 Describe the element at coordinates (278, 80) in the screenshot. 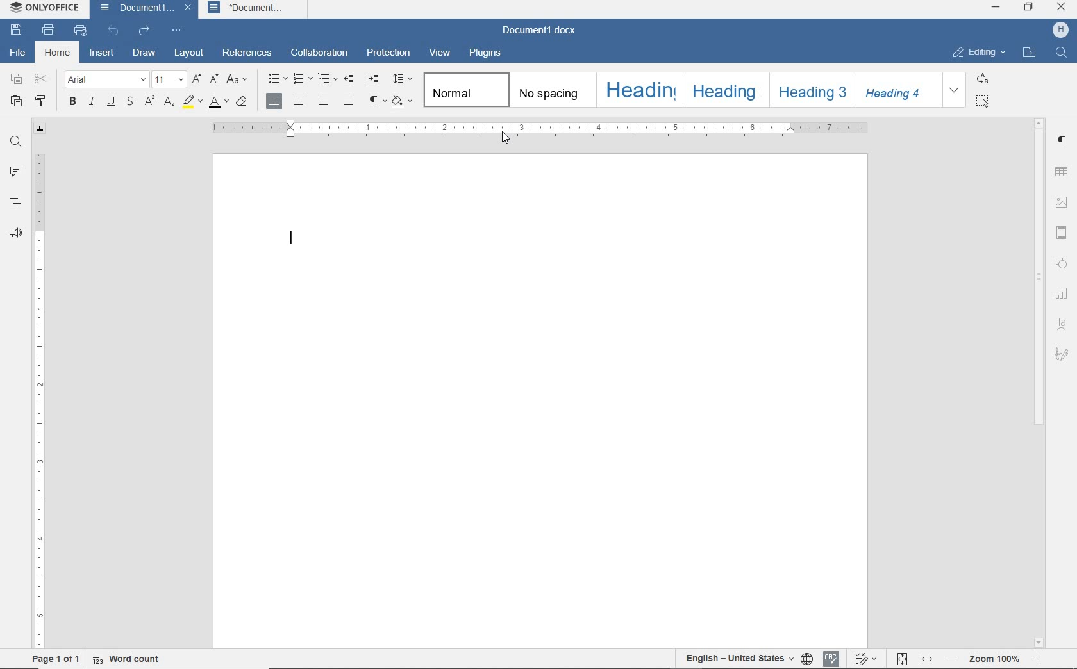

I see `BULLETS` at that location.